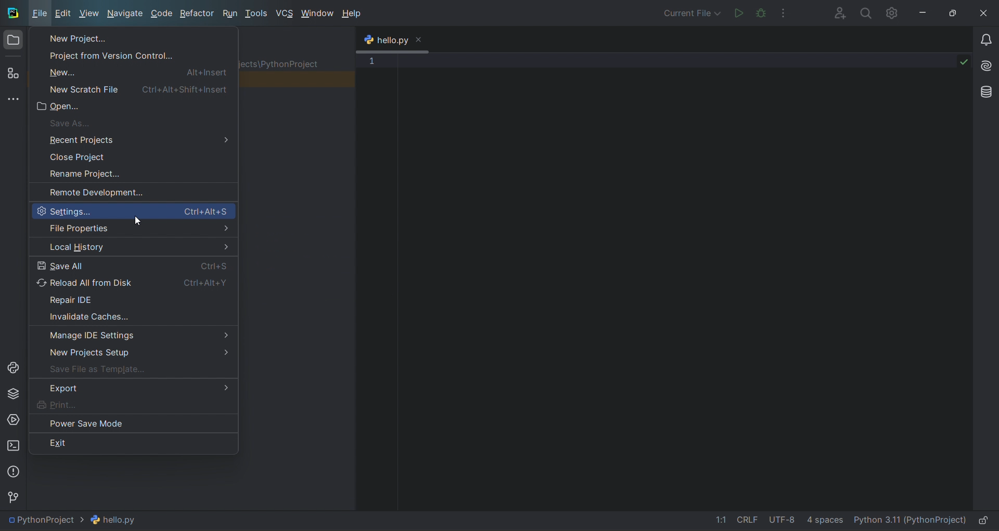 The image size is (999, 531). What do you see at coordinates (134, 405) in the screenshot?
I see `print` at bounding box center [134, 405].